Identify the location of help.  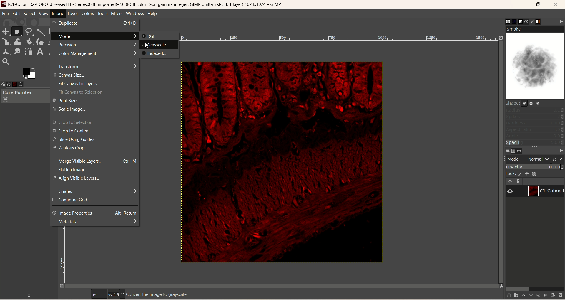
(153, 14).